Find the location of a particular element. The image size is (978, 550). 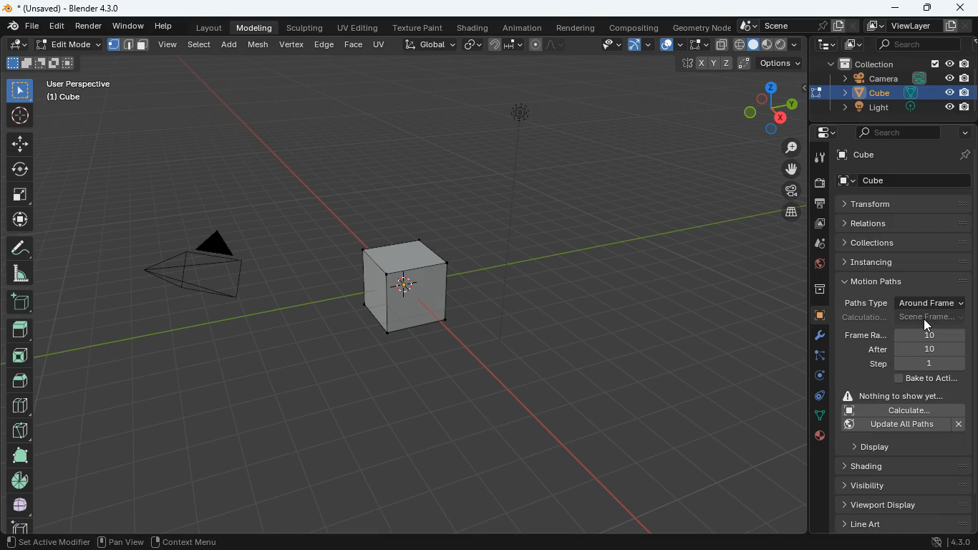

edge is located at coordinates (817, 360).